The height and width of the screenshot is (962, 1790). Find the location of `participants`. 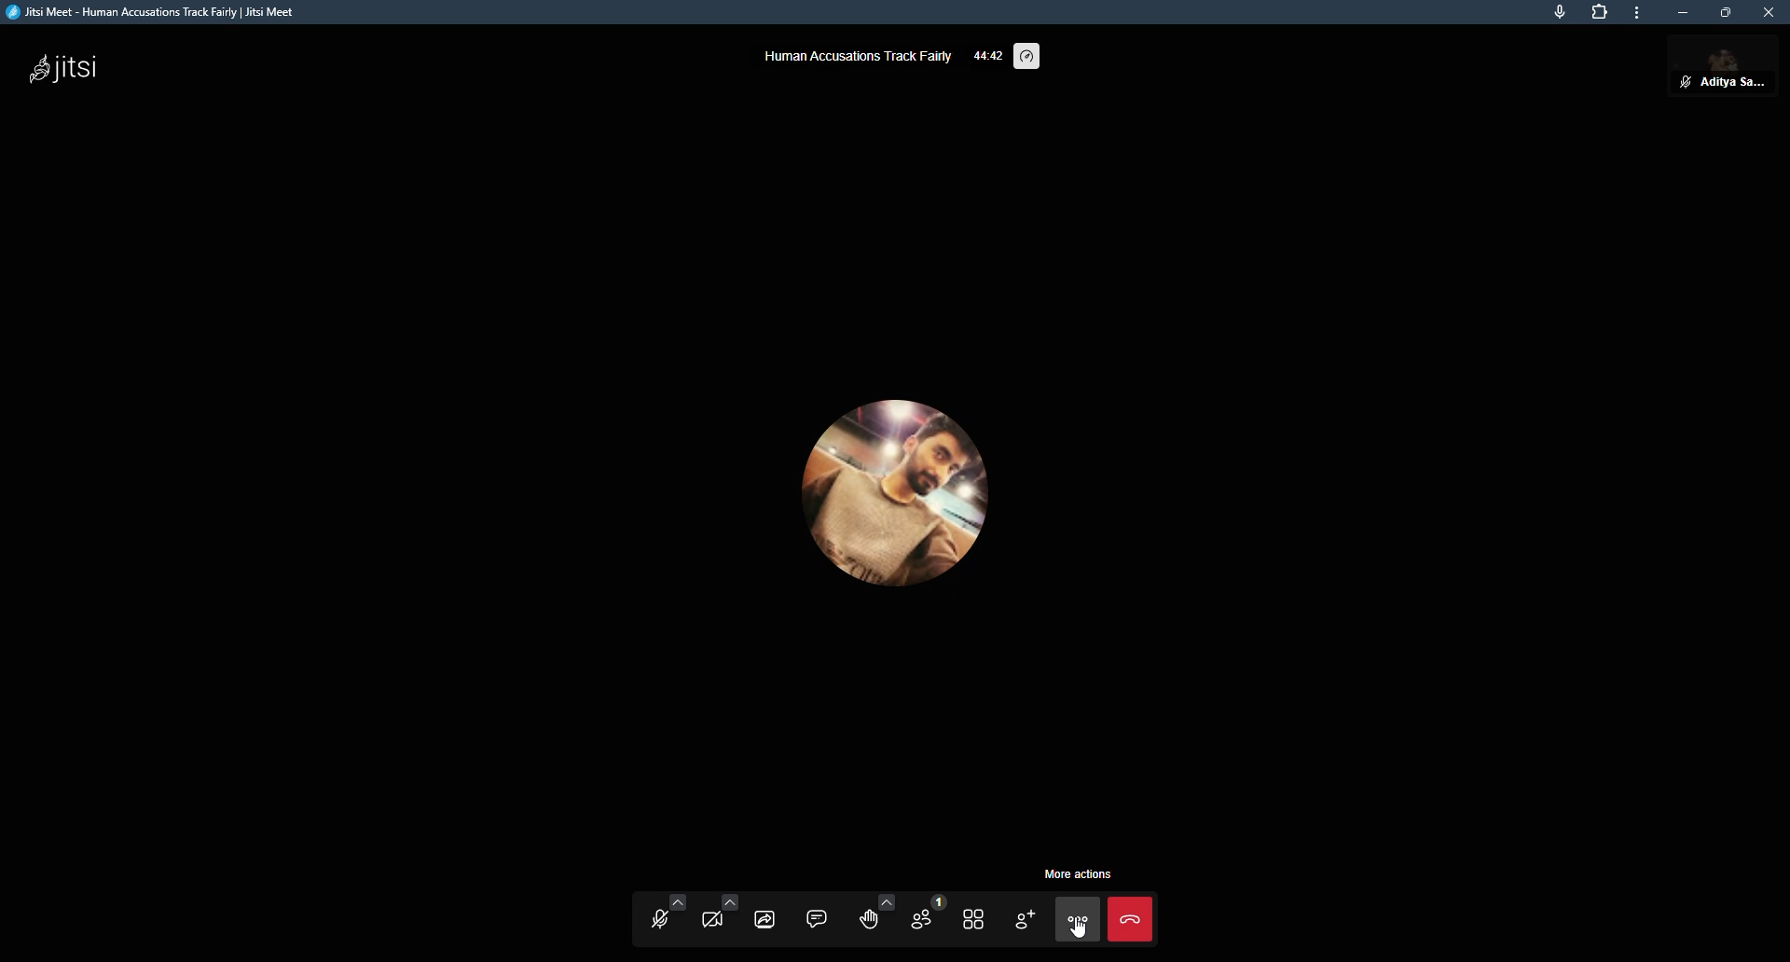

participants is located at coordinates (918, 915).